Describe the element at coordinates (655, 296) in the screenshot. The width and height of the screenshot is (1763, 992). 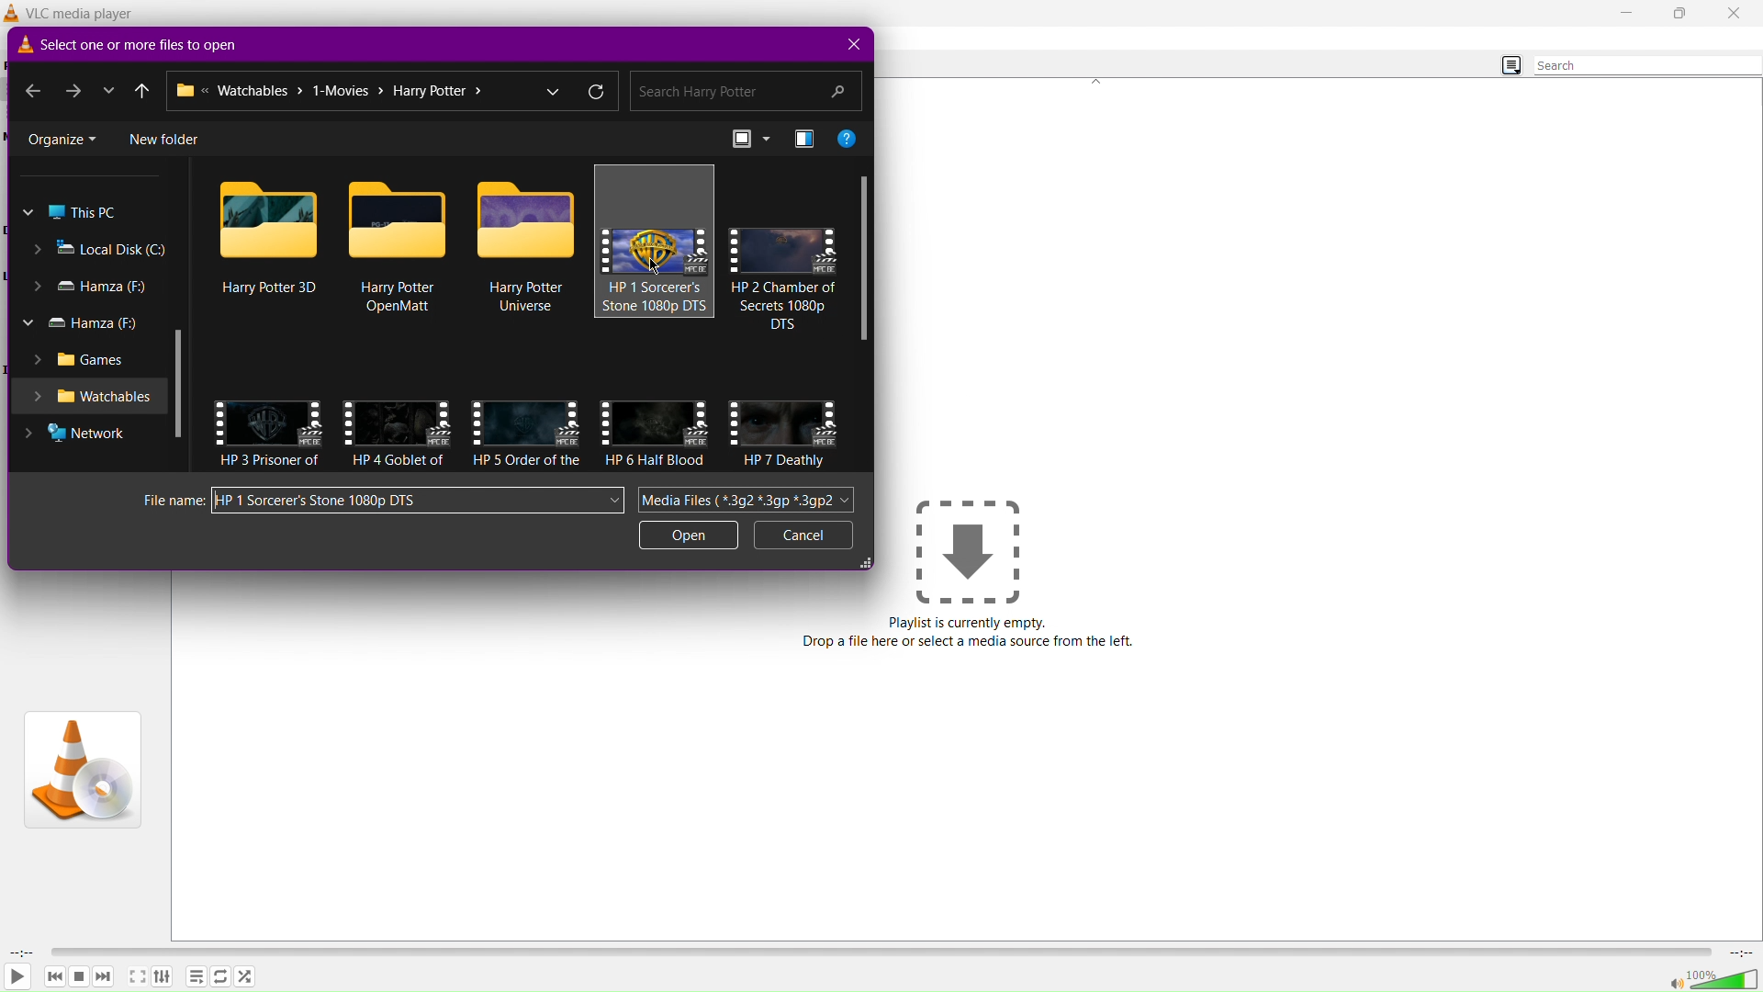
I see `harry potter ` at that location.